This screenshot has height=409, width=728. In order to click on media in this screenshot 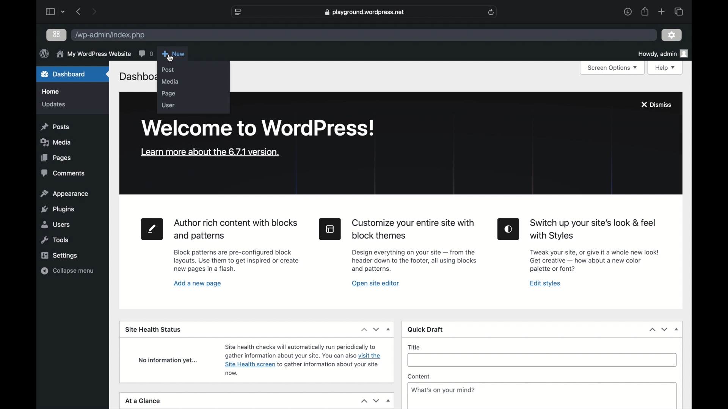, I will do `click(169, 81)`.